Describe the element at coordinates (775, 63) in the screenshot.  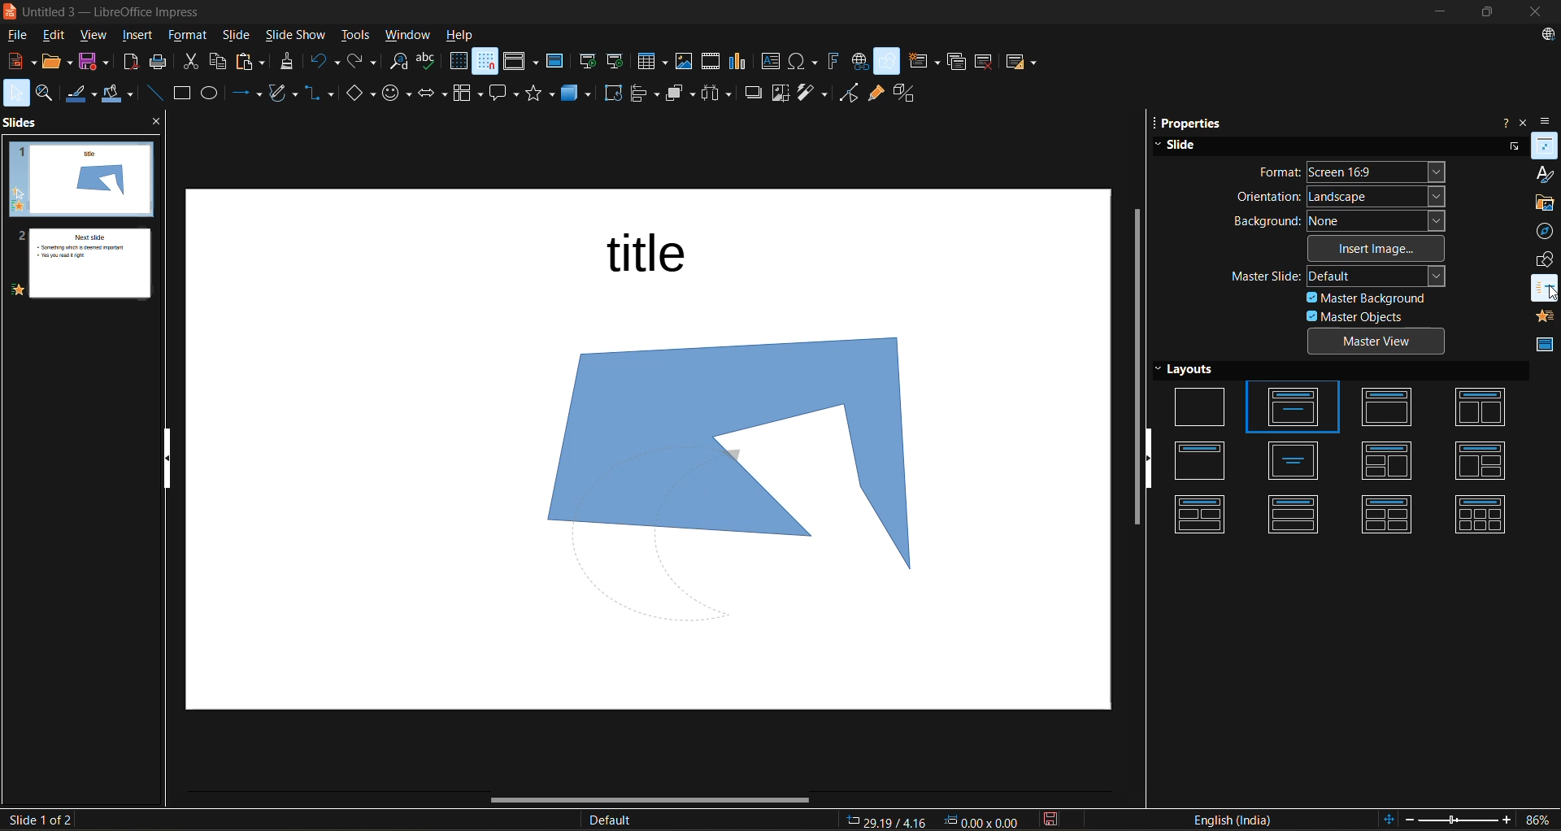
I see `insert text box` at that location.